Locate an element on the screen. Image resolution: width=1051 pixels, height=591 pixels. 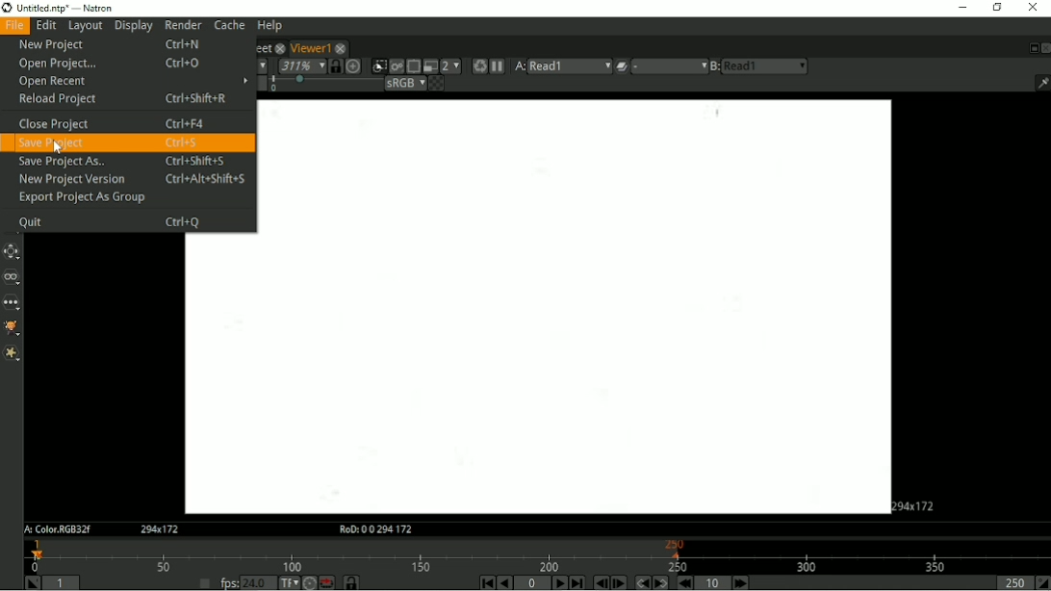
Behaviour is located at coordinates (327, 582).